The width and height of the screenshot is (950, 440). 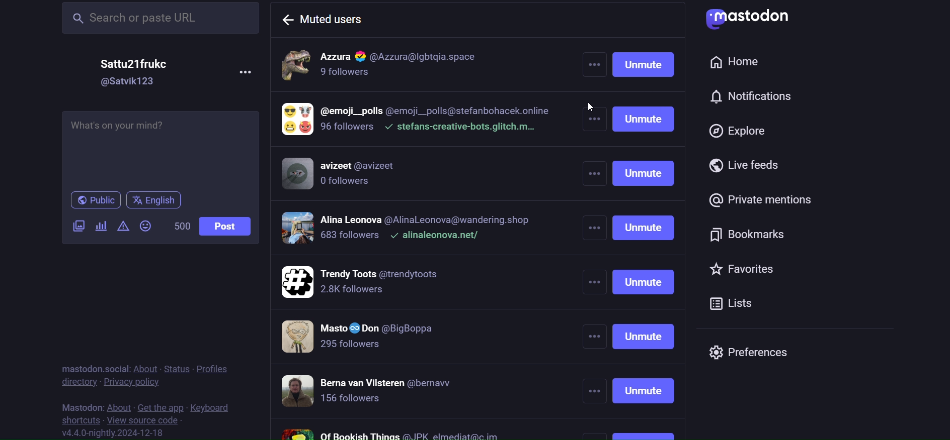 What do you see at coordinates (147, 367) in the screenshot?
I see `about` at bounding box center [147, 367].